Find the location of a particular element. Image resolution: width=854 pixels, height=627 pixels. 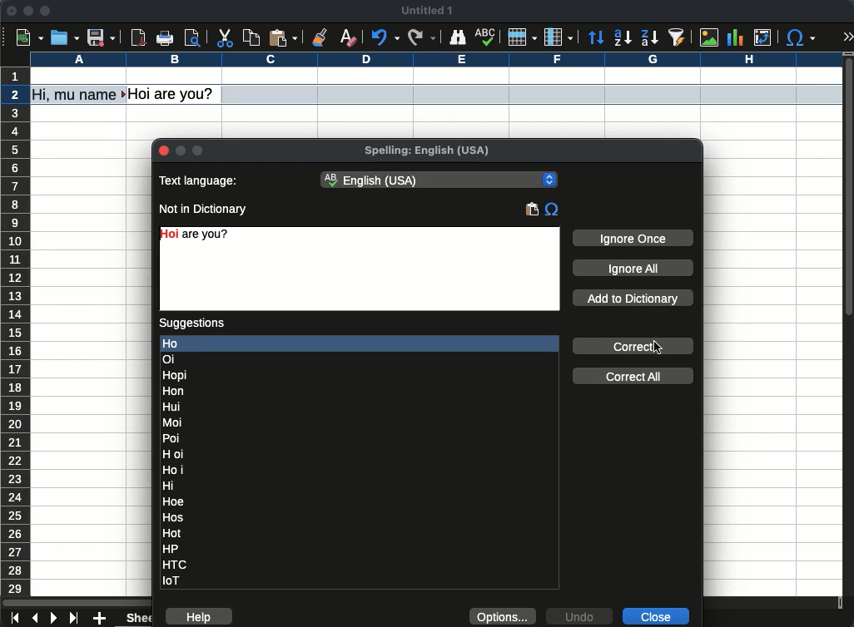

pivot table is located at coordinates (763, 37).